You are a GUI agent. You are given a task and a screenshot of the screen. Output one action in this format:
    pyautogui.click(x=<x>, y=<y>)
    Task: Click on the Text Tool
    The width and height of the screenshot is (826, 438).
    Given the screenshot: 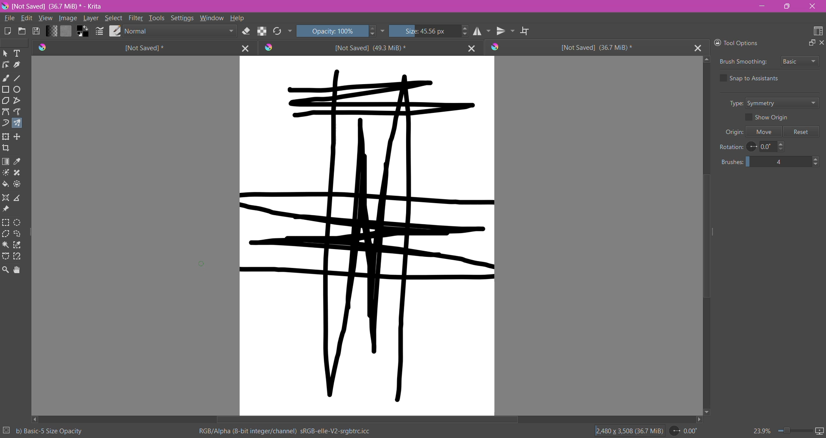 What is the action you would take?
    pyautogui.click(x=17, y=54)
    